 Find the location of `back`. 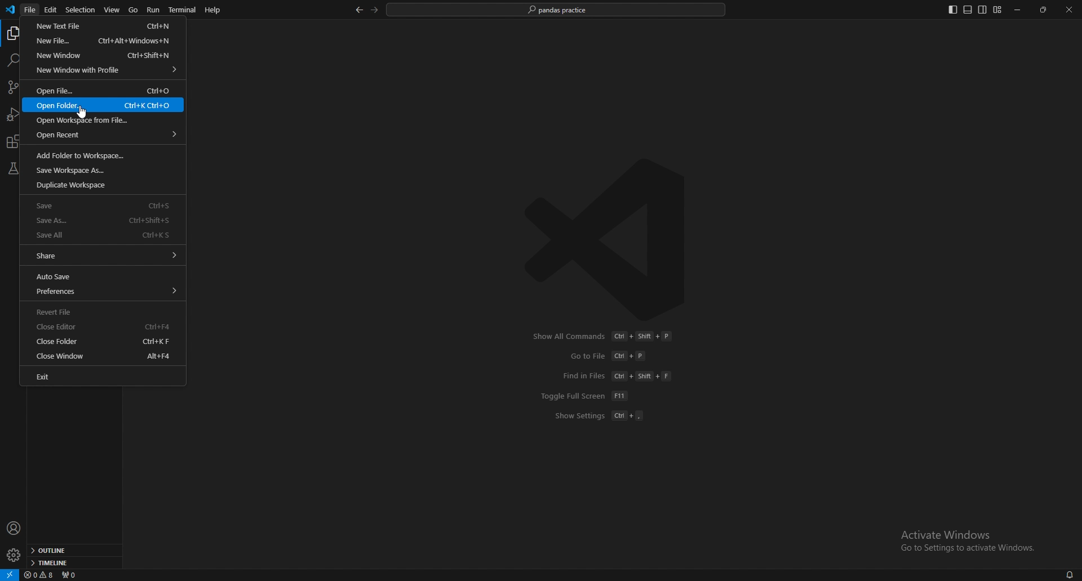

back is located at coordinates (358, 11).